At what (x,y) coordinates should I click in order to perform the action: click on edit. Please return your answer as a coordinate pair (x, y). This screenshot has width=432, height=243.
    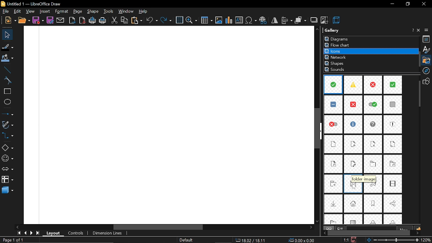
    Looking at the image, I should click on (18, 11).